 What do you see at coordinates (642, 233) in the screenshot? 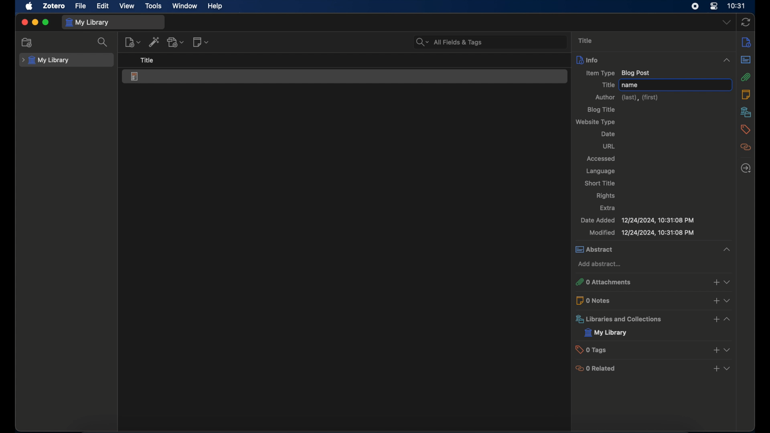
I see `modified` at bounding box center [642, 233].